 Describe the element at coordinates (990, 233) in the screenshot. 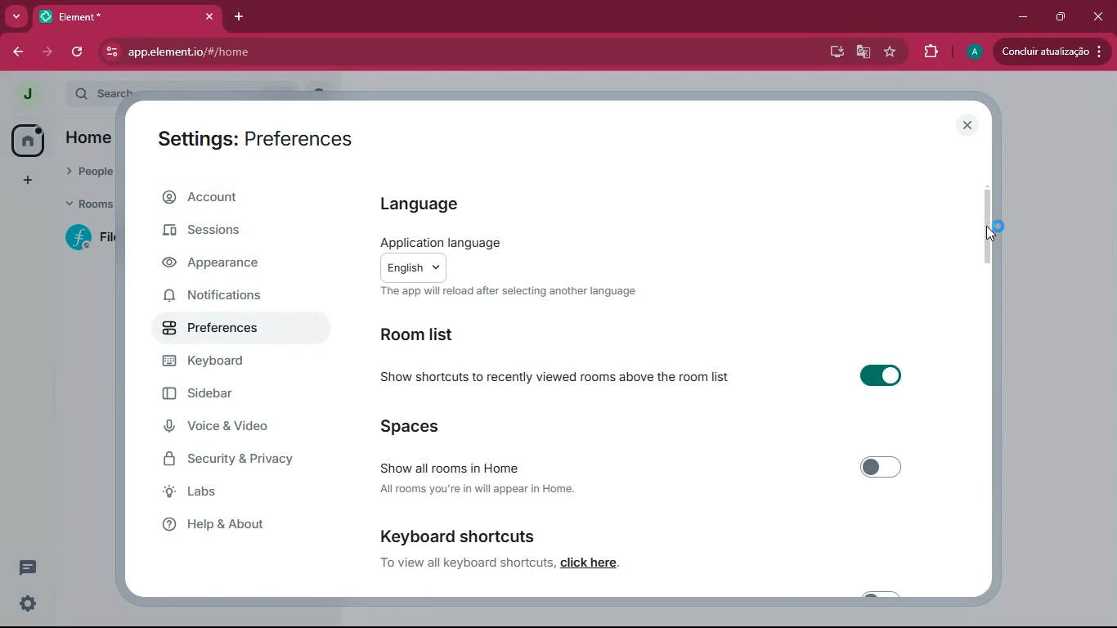

I see `Cursor` at that location.